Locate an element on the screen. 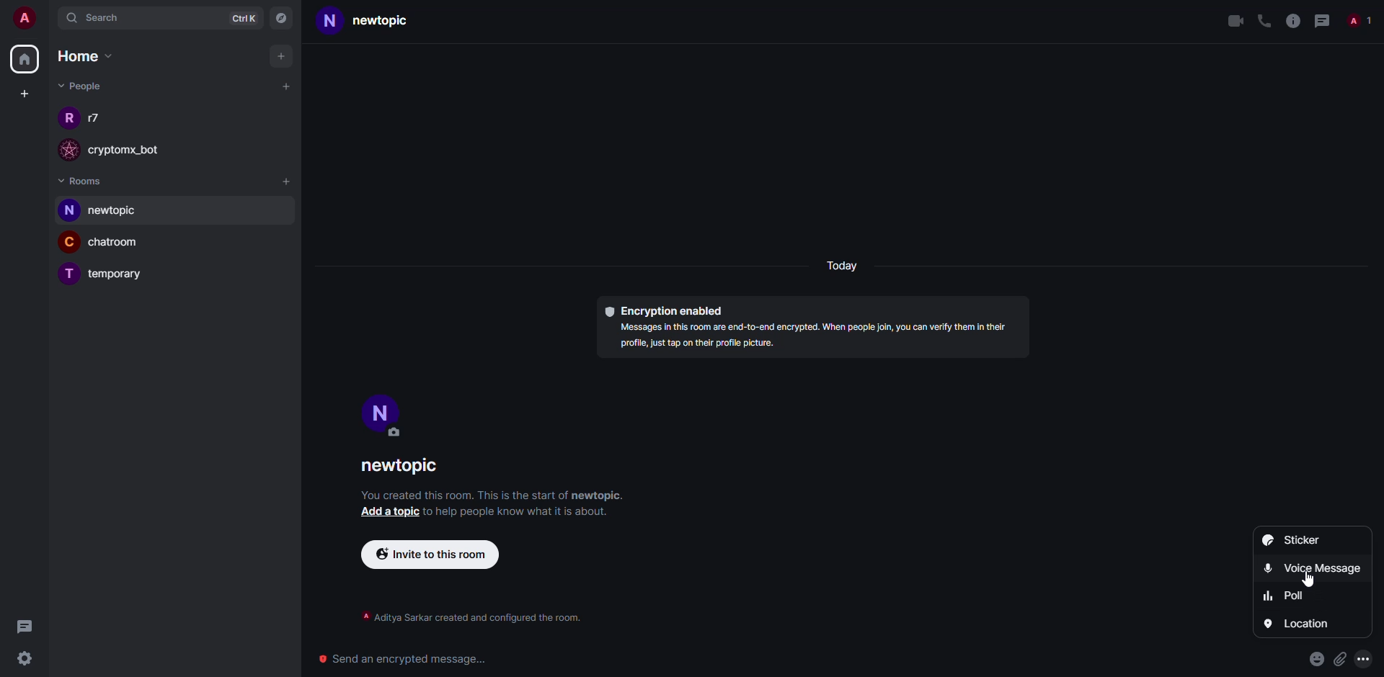  info is located at coordinates (1292, 20).